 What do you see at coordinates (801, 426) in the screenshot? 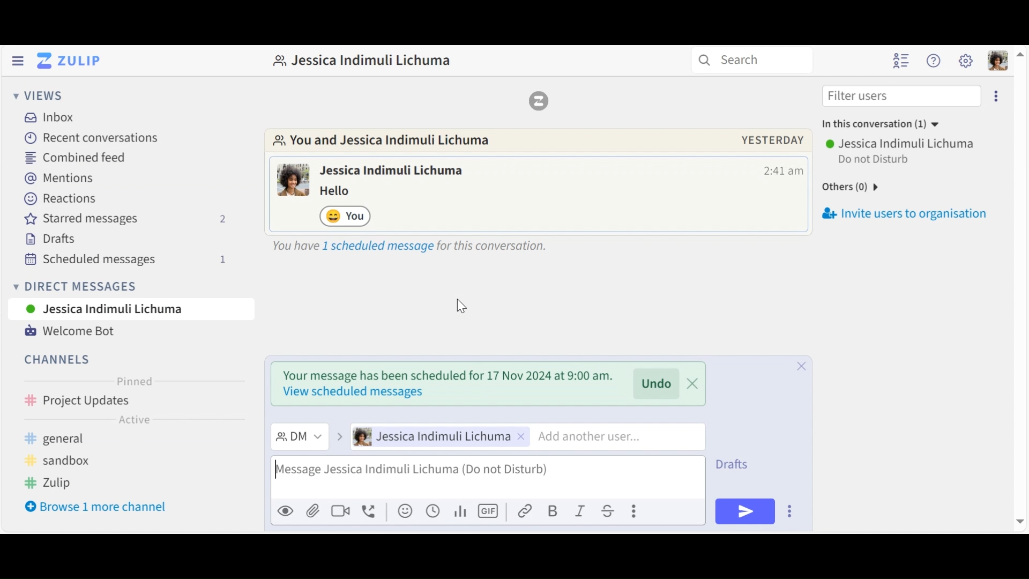
I see `Close` at bounding box center [801, 426].